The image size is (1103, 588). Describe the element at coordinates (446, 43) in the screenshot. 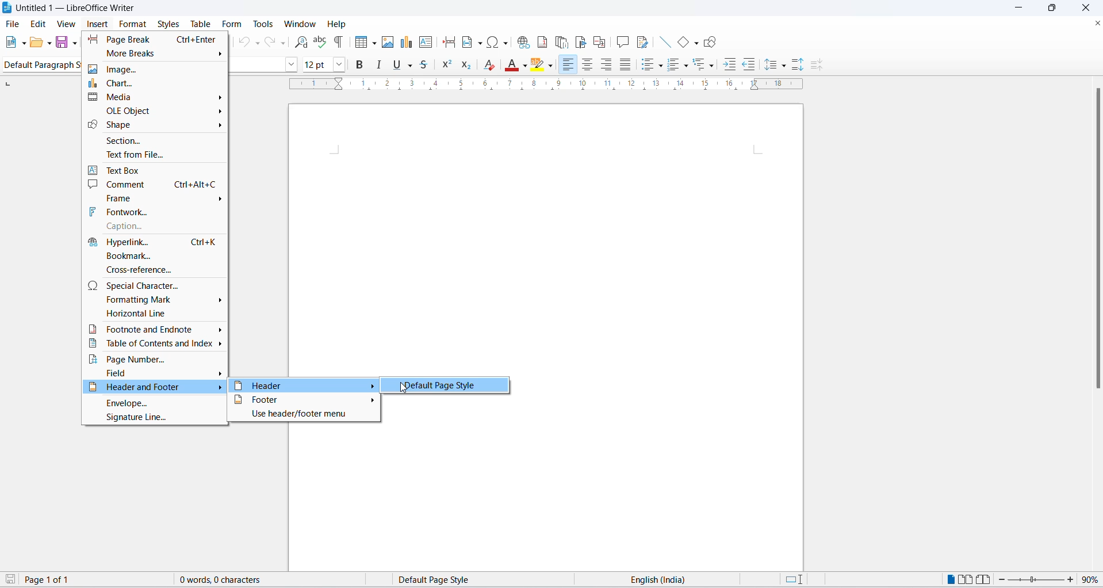

I see `insert page break` at that location.